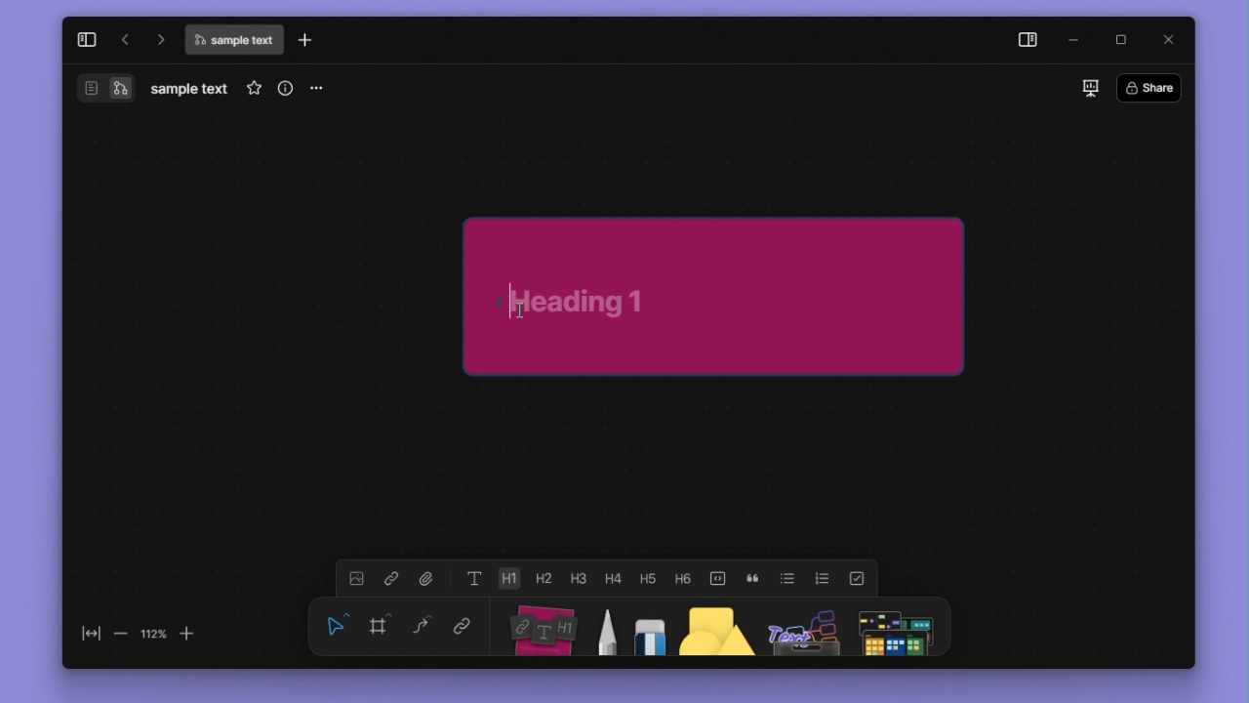  Describe the element at coordinates (422, 624) in the screenshot. I see `curve` at that location.